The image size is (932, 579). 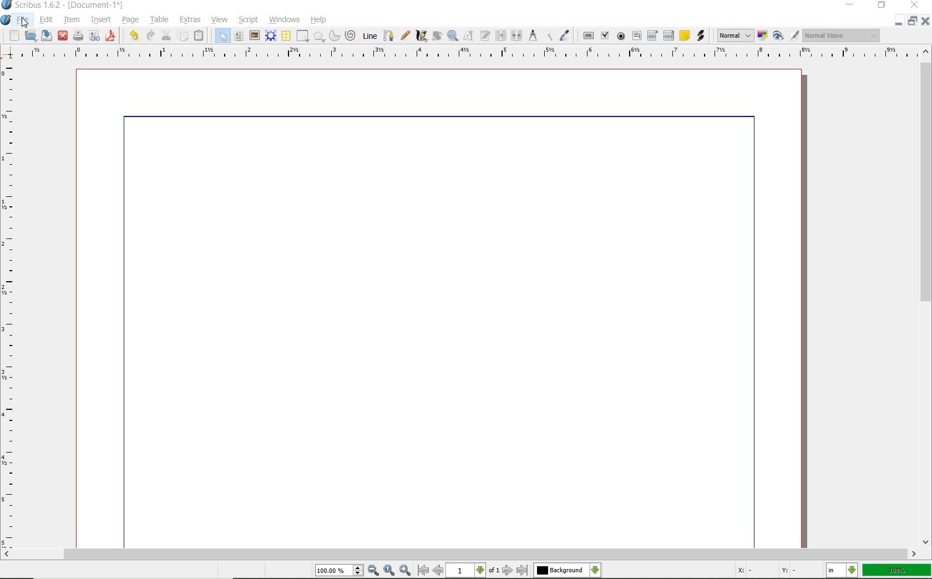 What do you see at coordinates (303, 35) in the screenshot?
I see `shape` at bounding box center [303, 35].